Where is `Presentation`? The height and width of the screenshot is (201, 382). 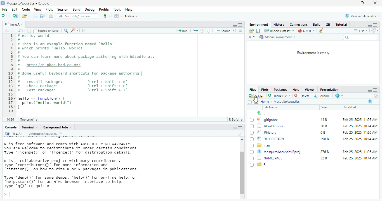 Presentation is located at coordinates (329, 90).